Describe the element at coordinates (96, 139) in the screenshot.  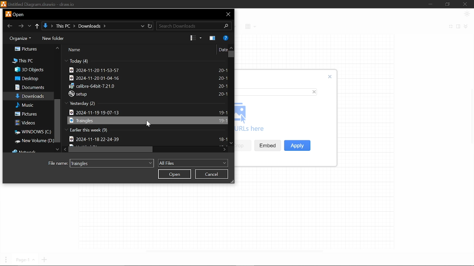
I see `2024-11-18 22-24-39` at that location.